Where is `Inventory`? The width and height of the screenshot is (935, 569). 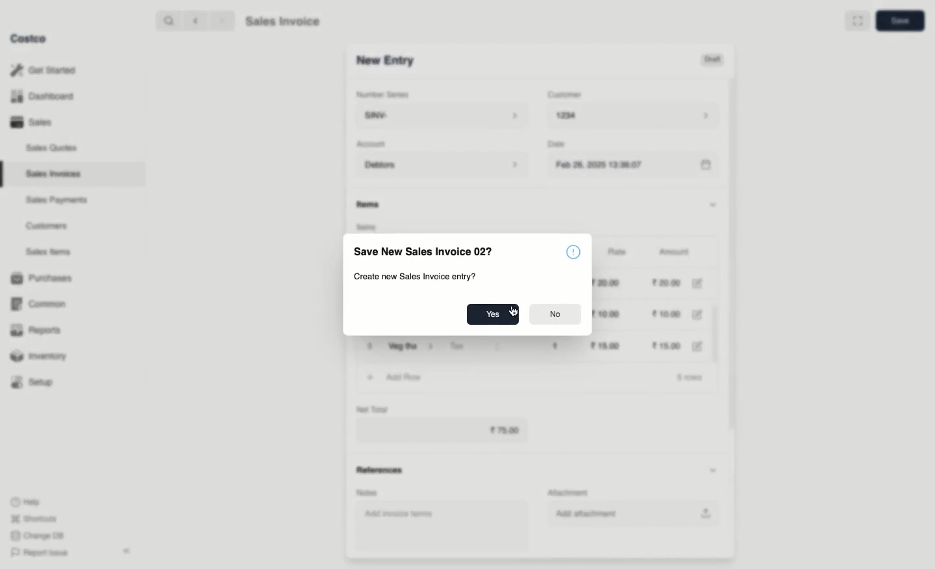 Inventory is located at coordinates (41, 355).